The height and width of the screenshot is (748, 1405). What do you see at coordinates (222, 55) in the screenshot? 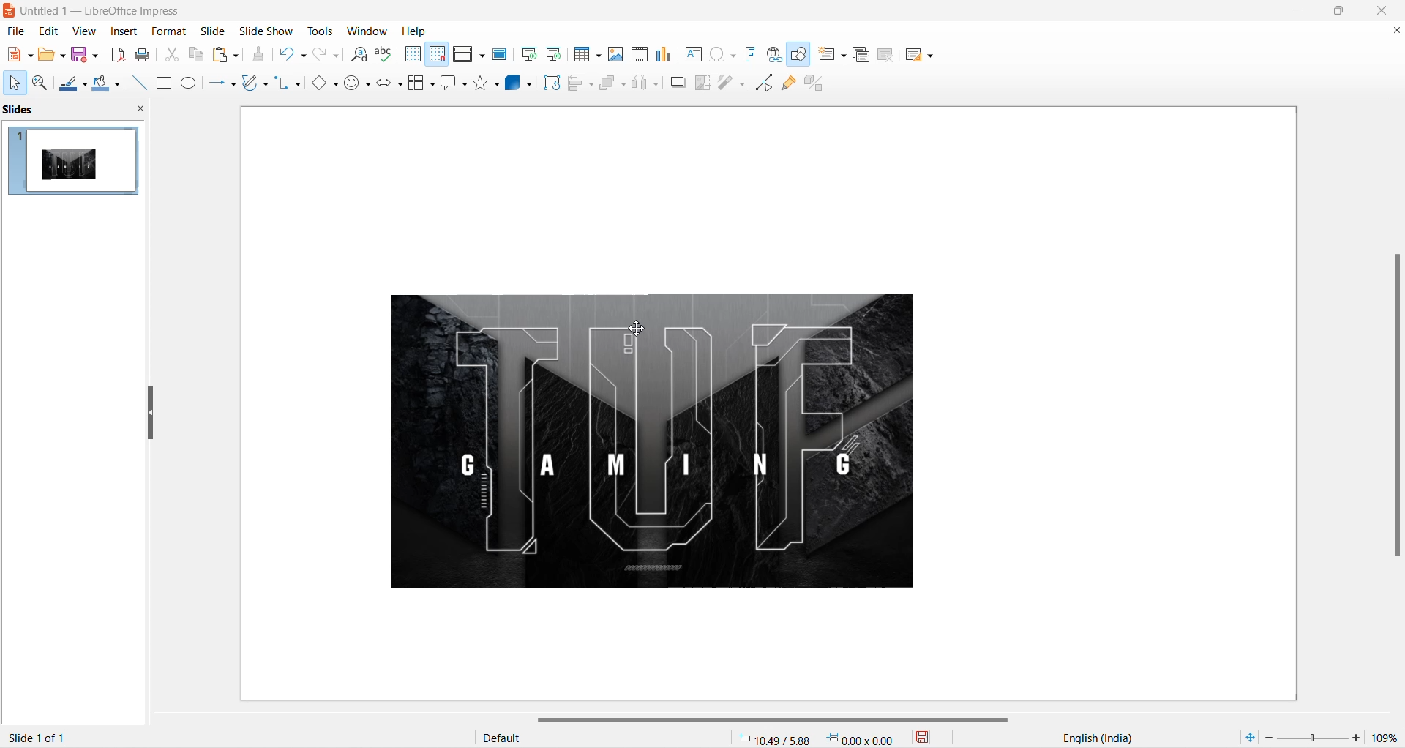
I see `paste` at bounding box center [222, 55].